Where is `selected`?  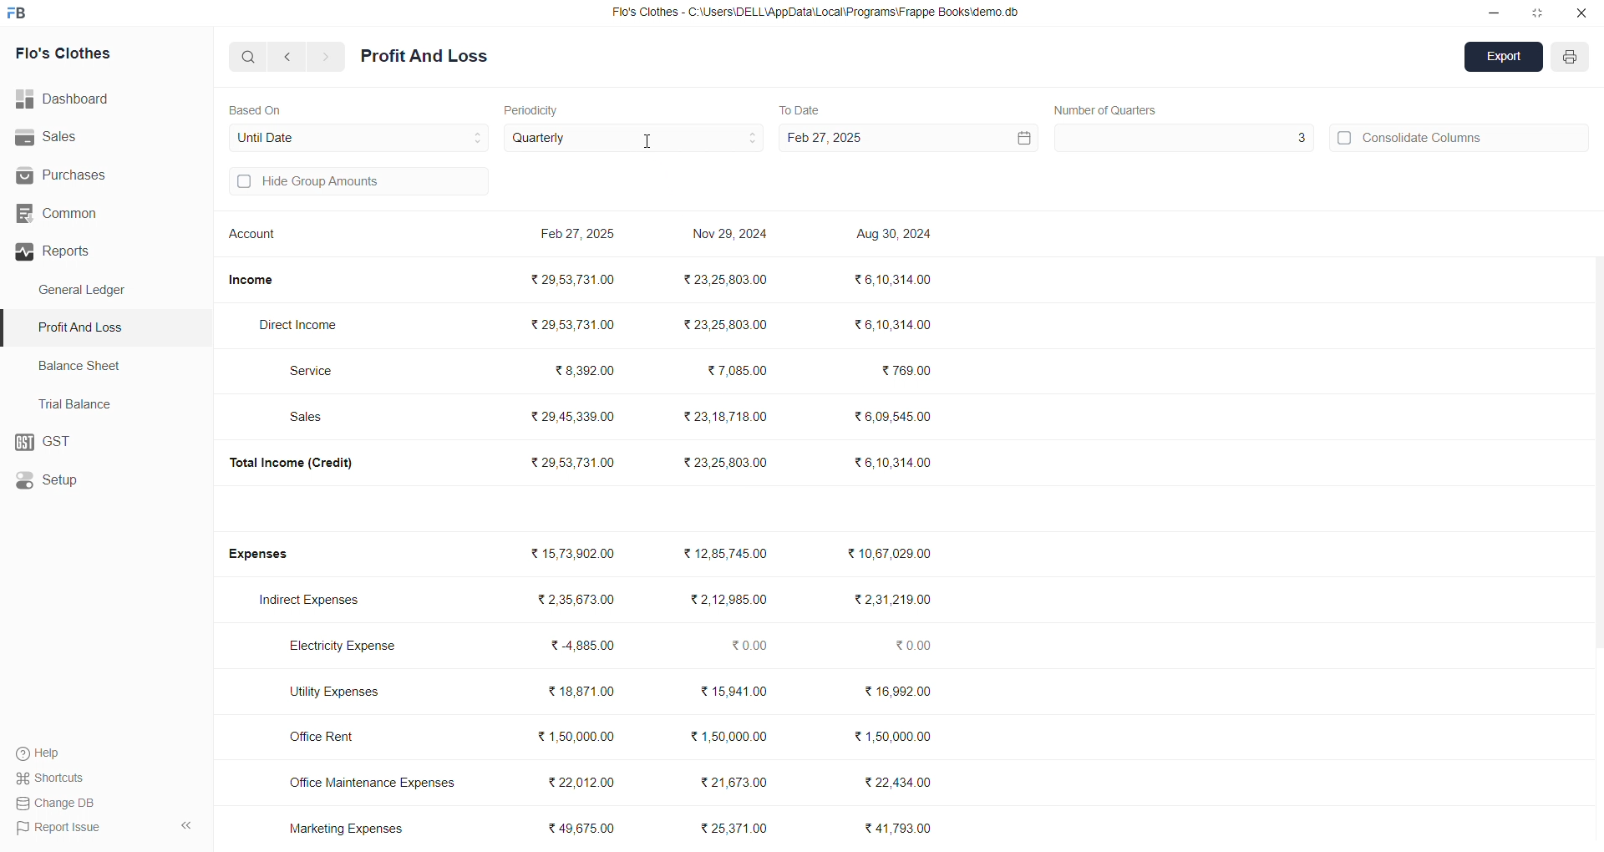 selected is located at coordinates (10, 328).